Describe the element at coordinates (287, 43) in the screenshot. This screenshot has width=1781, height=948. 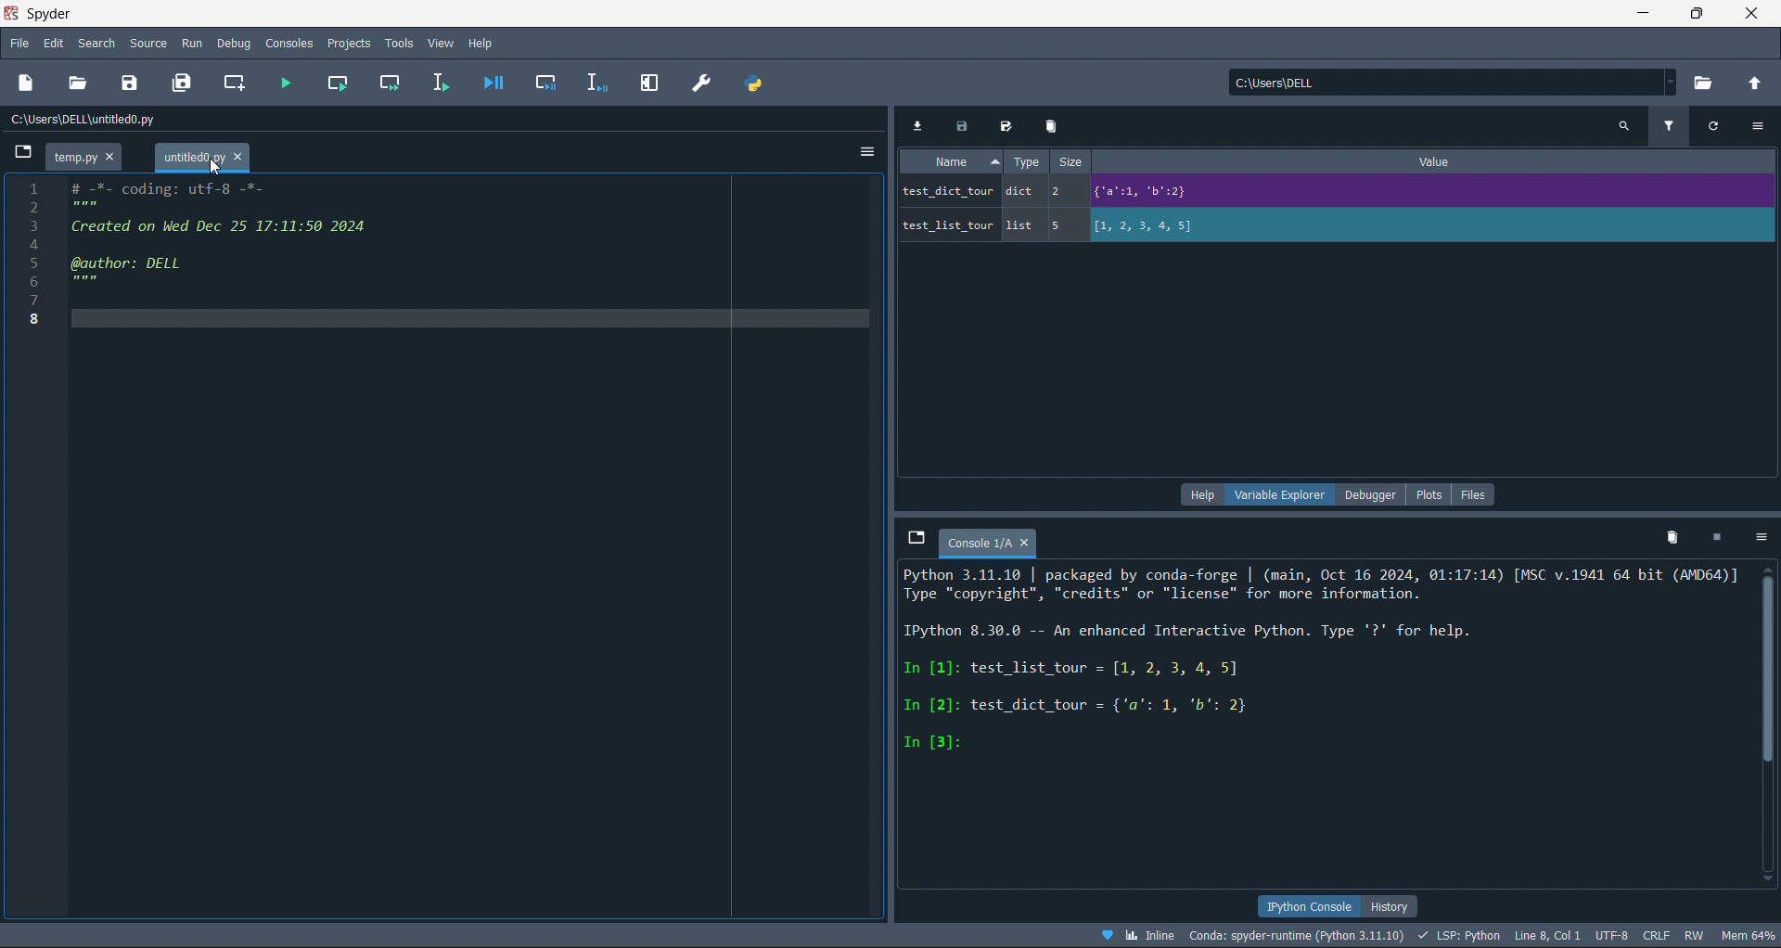
I see `consoles` at that location.